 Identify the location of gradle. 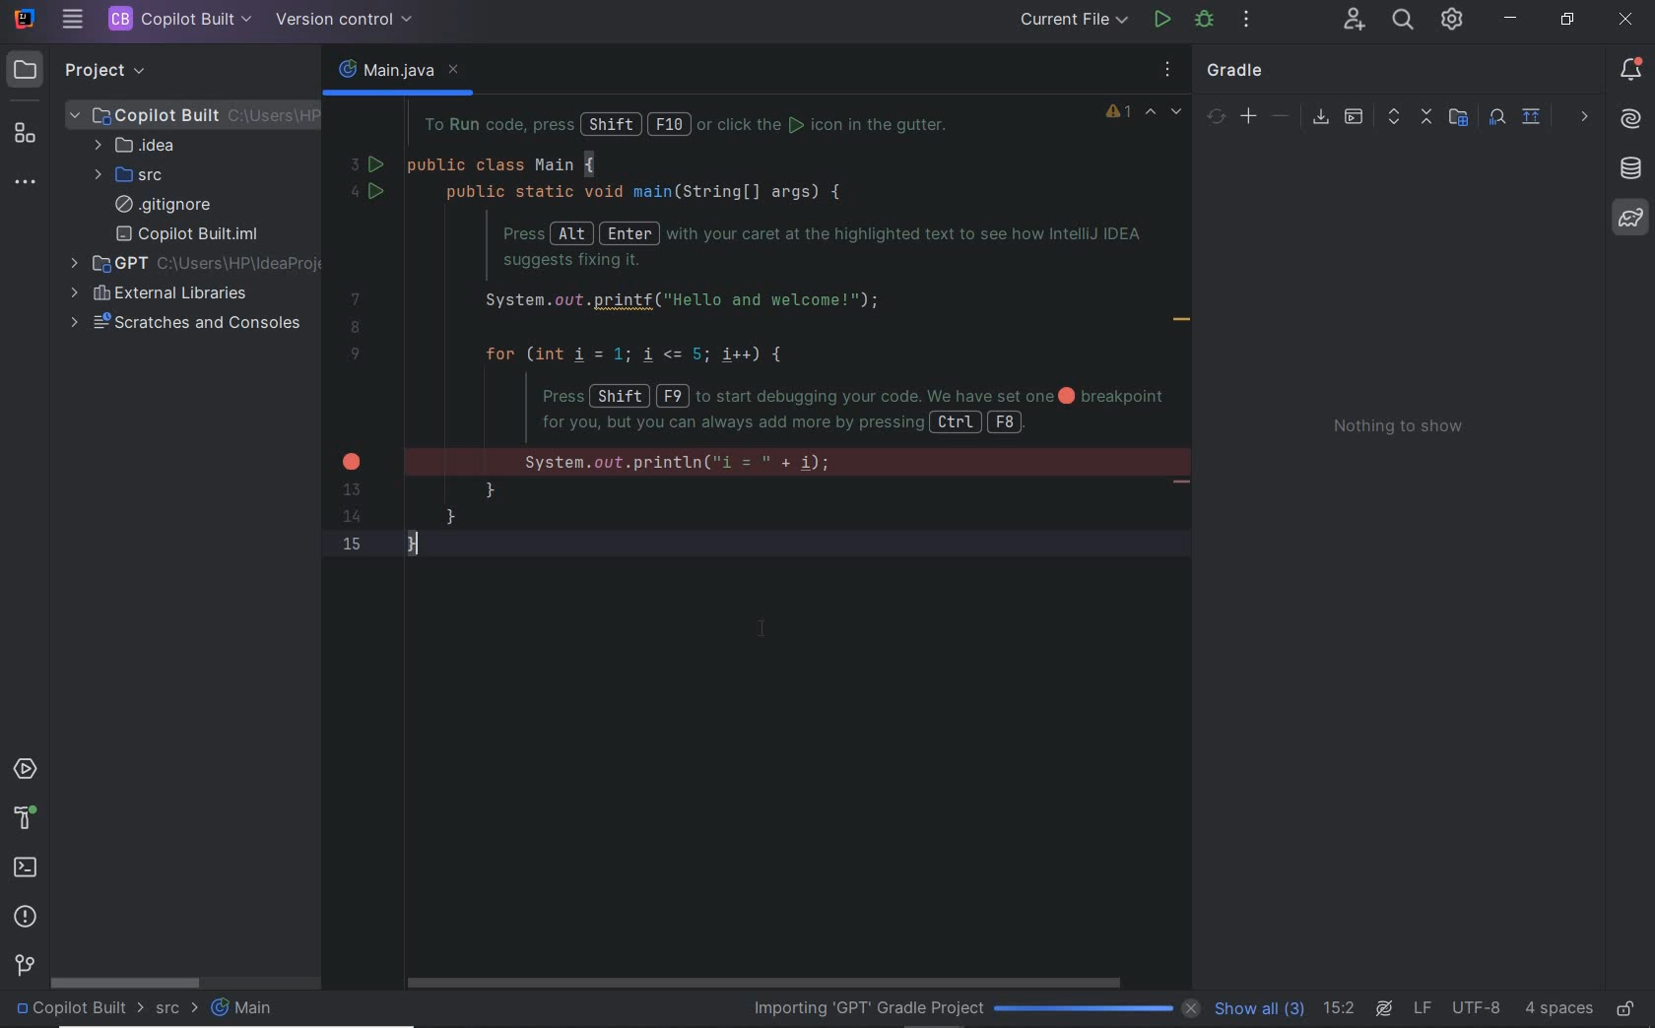
(1235, 69).